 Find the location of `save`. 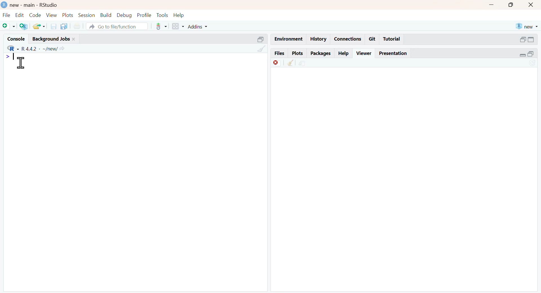

save is located at coordinates (54, 26).